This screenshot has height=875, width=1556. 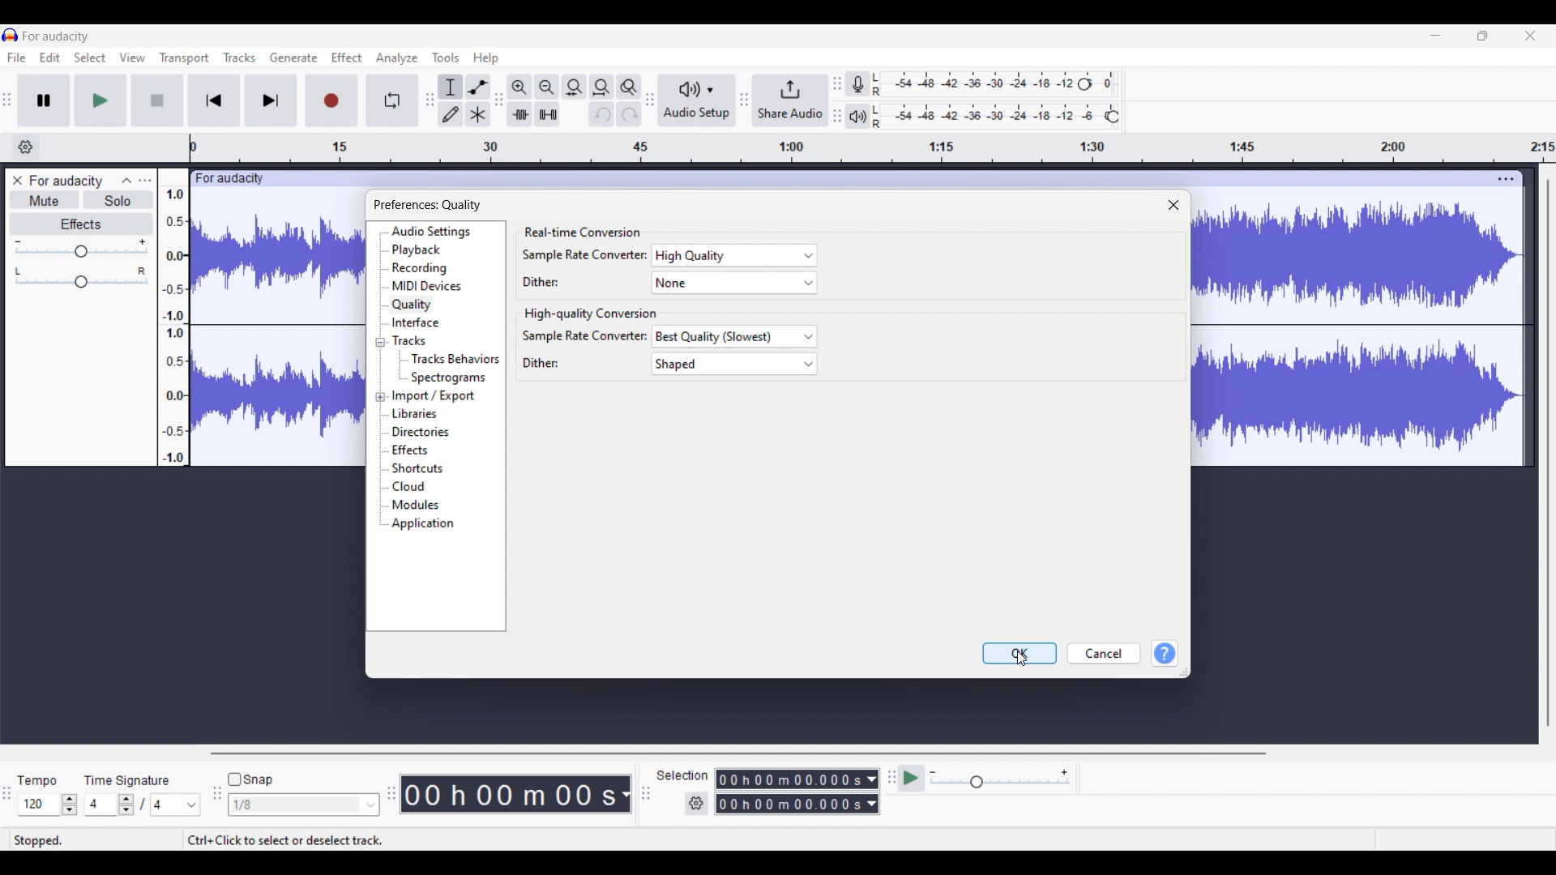 What do you see at coordinates (391, 100) in the screenshot?
I see `Enable looping` at bounding box center [391, 100].